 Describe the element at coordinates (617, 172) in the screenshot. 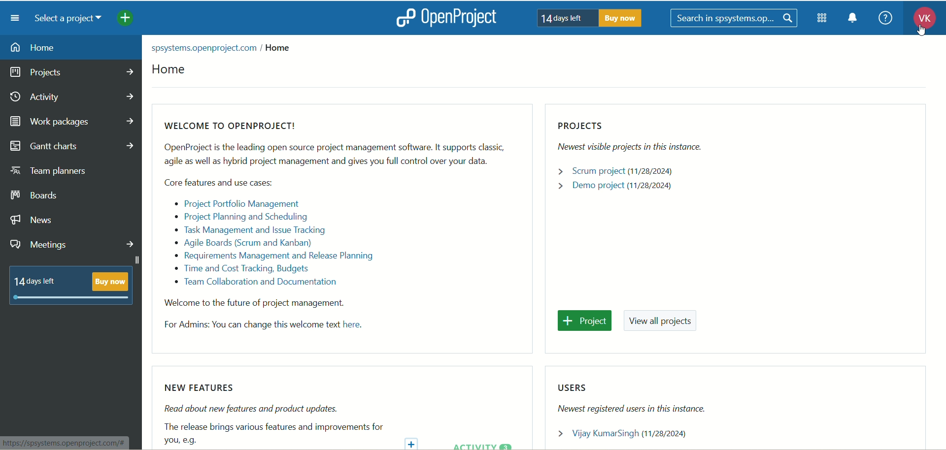

I see `scrum project` at that location.